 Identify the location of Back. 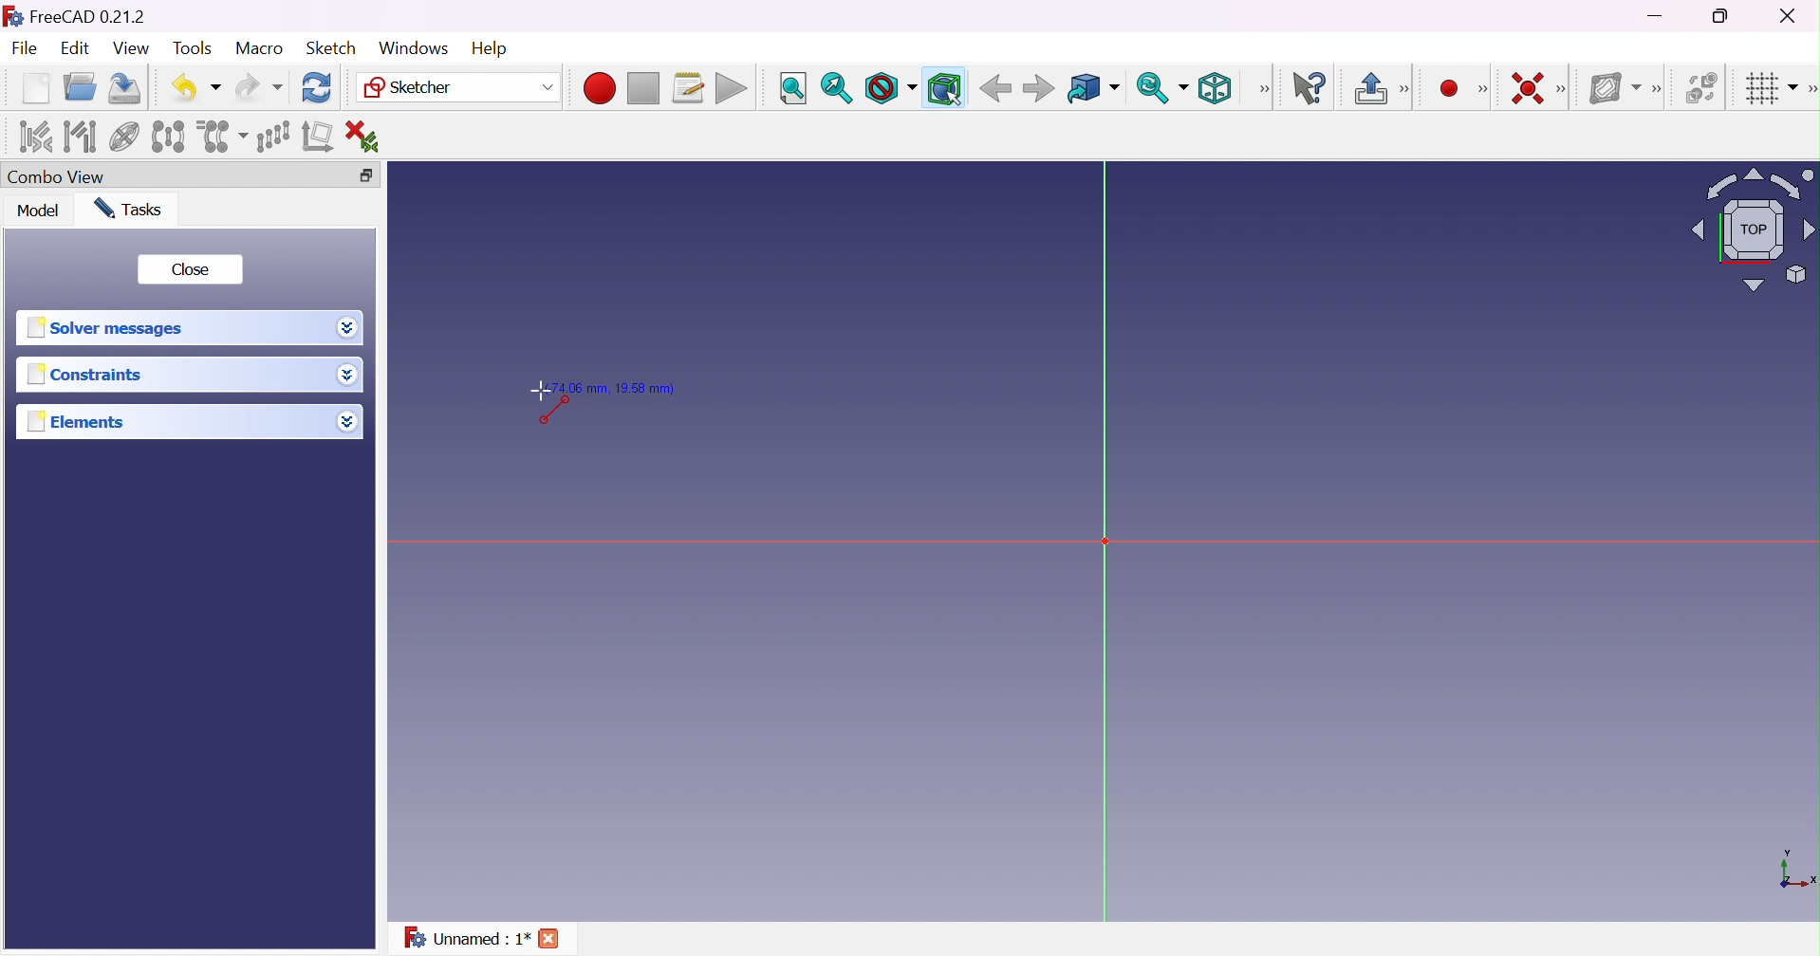
(995, 89).